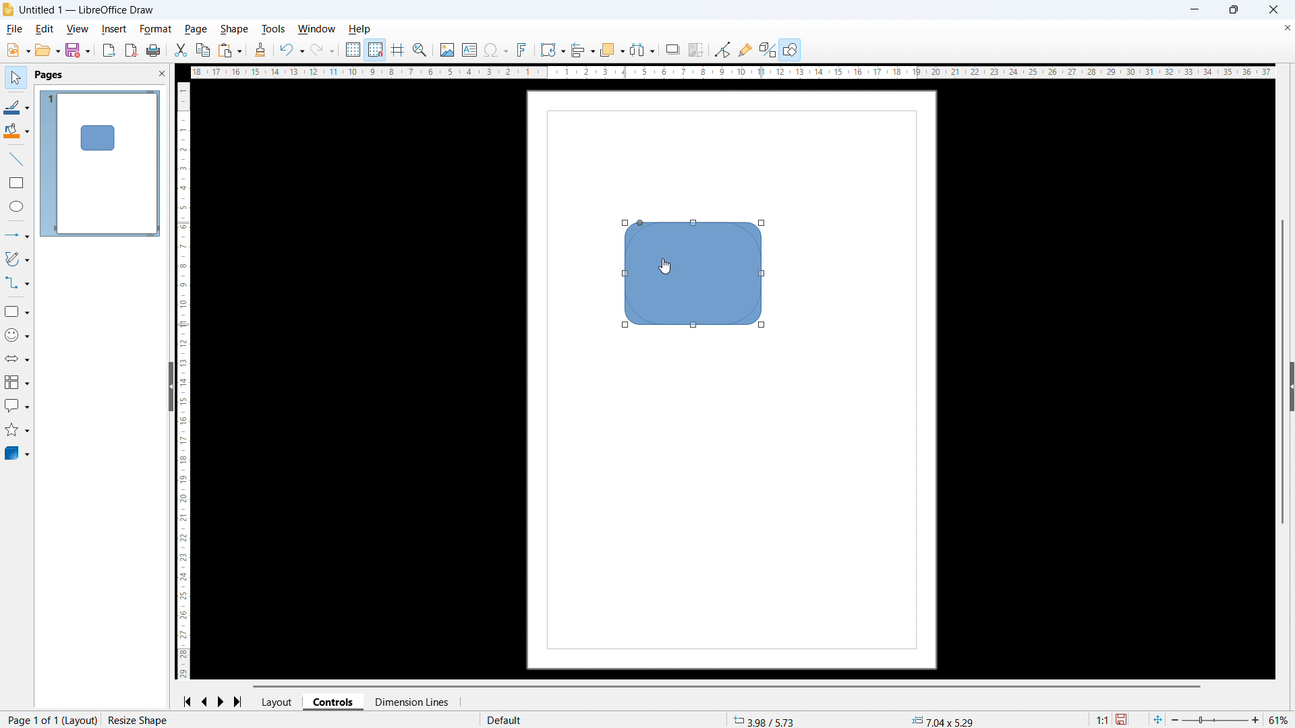 Image resolution: width=1295 pixels, height=728 pixels. I want to click on Undo , so click(291, 51).